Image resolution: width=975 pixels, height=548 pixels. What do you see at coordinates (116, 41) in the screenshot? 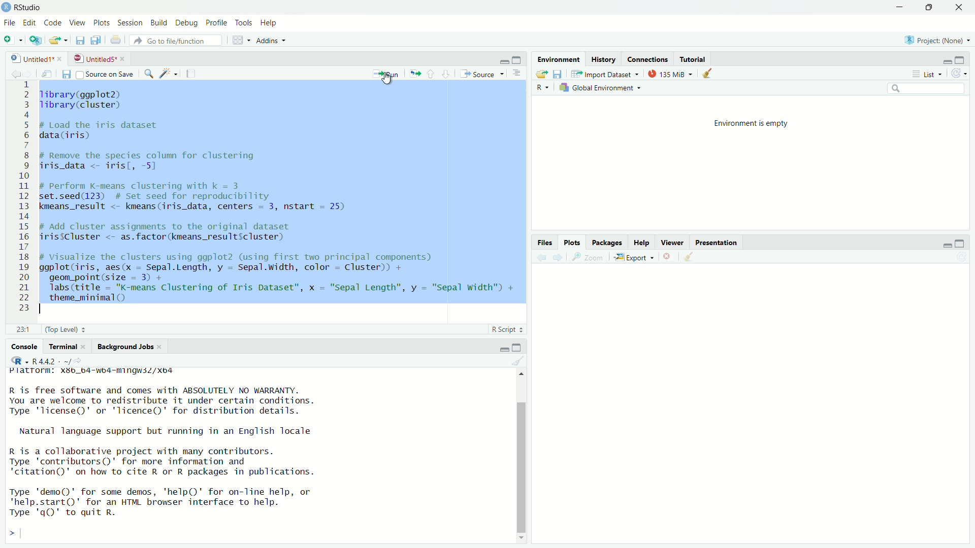
I see `print the current file` at bounding box center [116, 41].